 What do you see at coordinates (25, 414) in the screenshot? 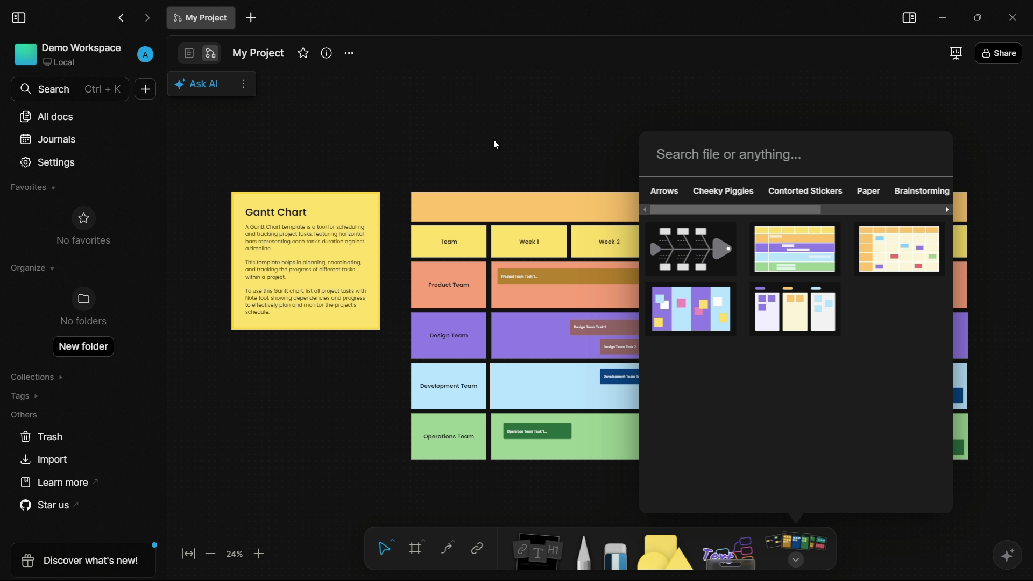
I see `others` at bounding box center [25, 414].